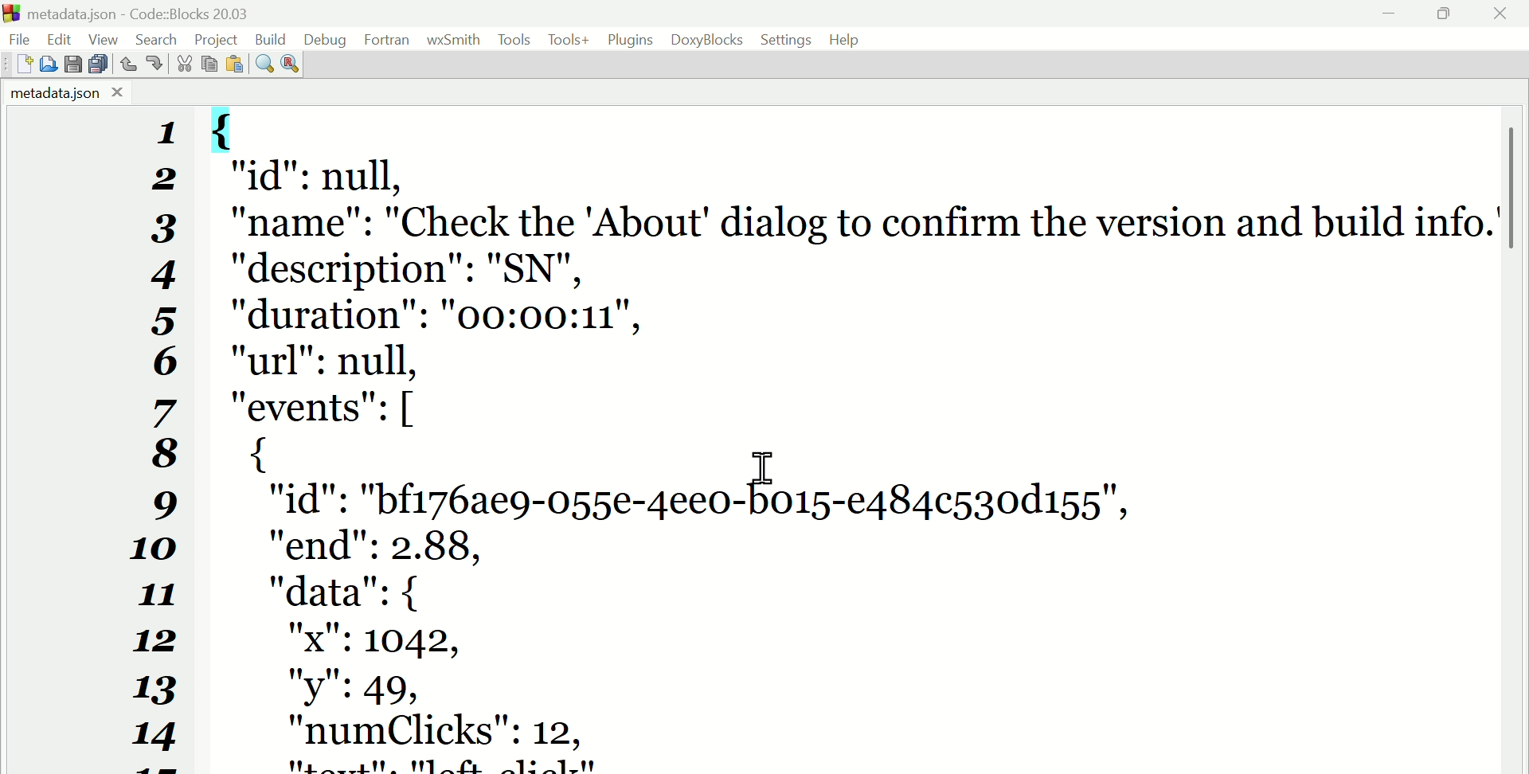  Describe the element at coordinates (106, 38) in the screenshot. I see `View` at that location.